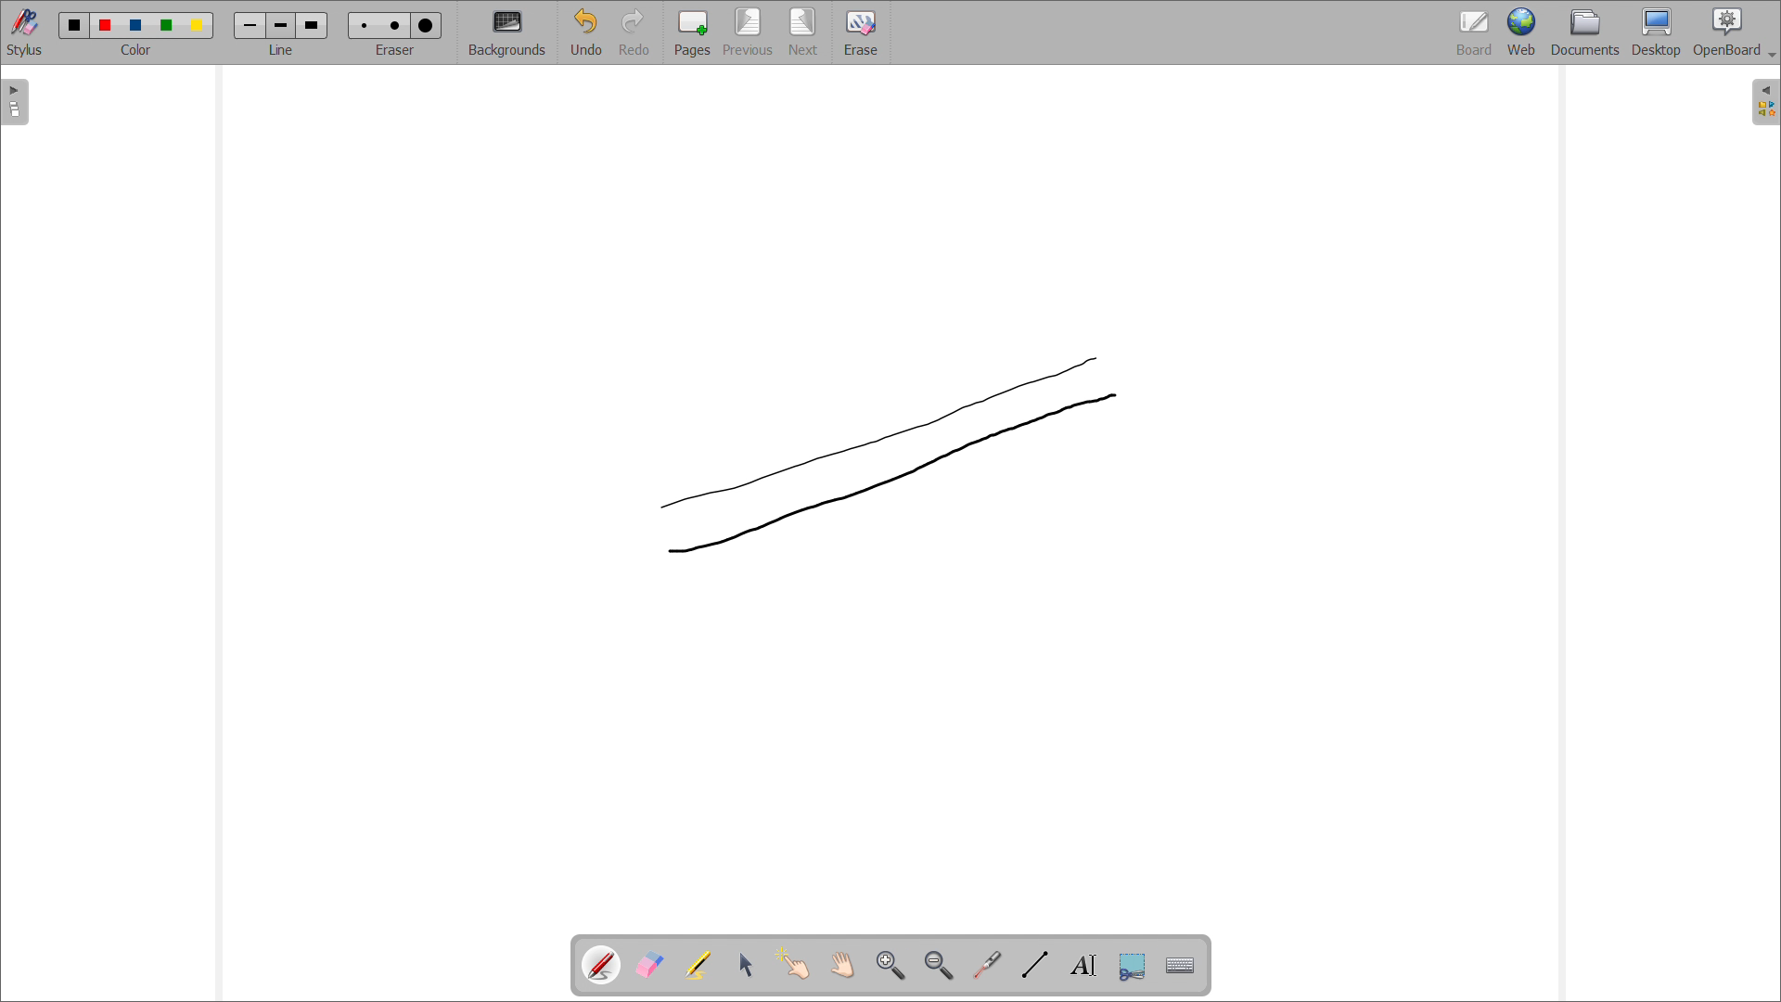 The image size is (1781, 1002). I want to click on board, so click(1473, 32).